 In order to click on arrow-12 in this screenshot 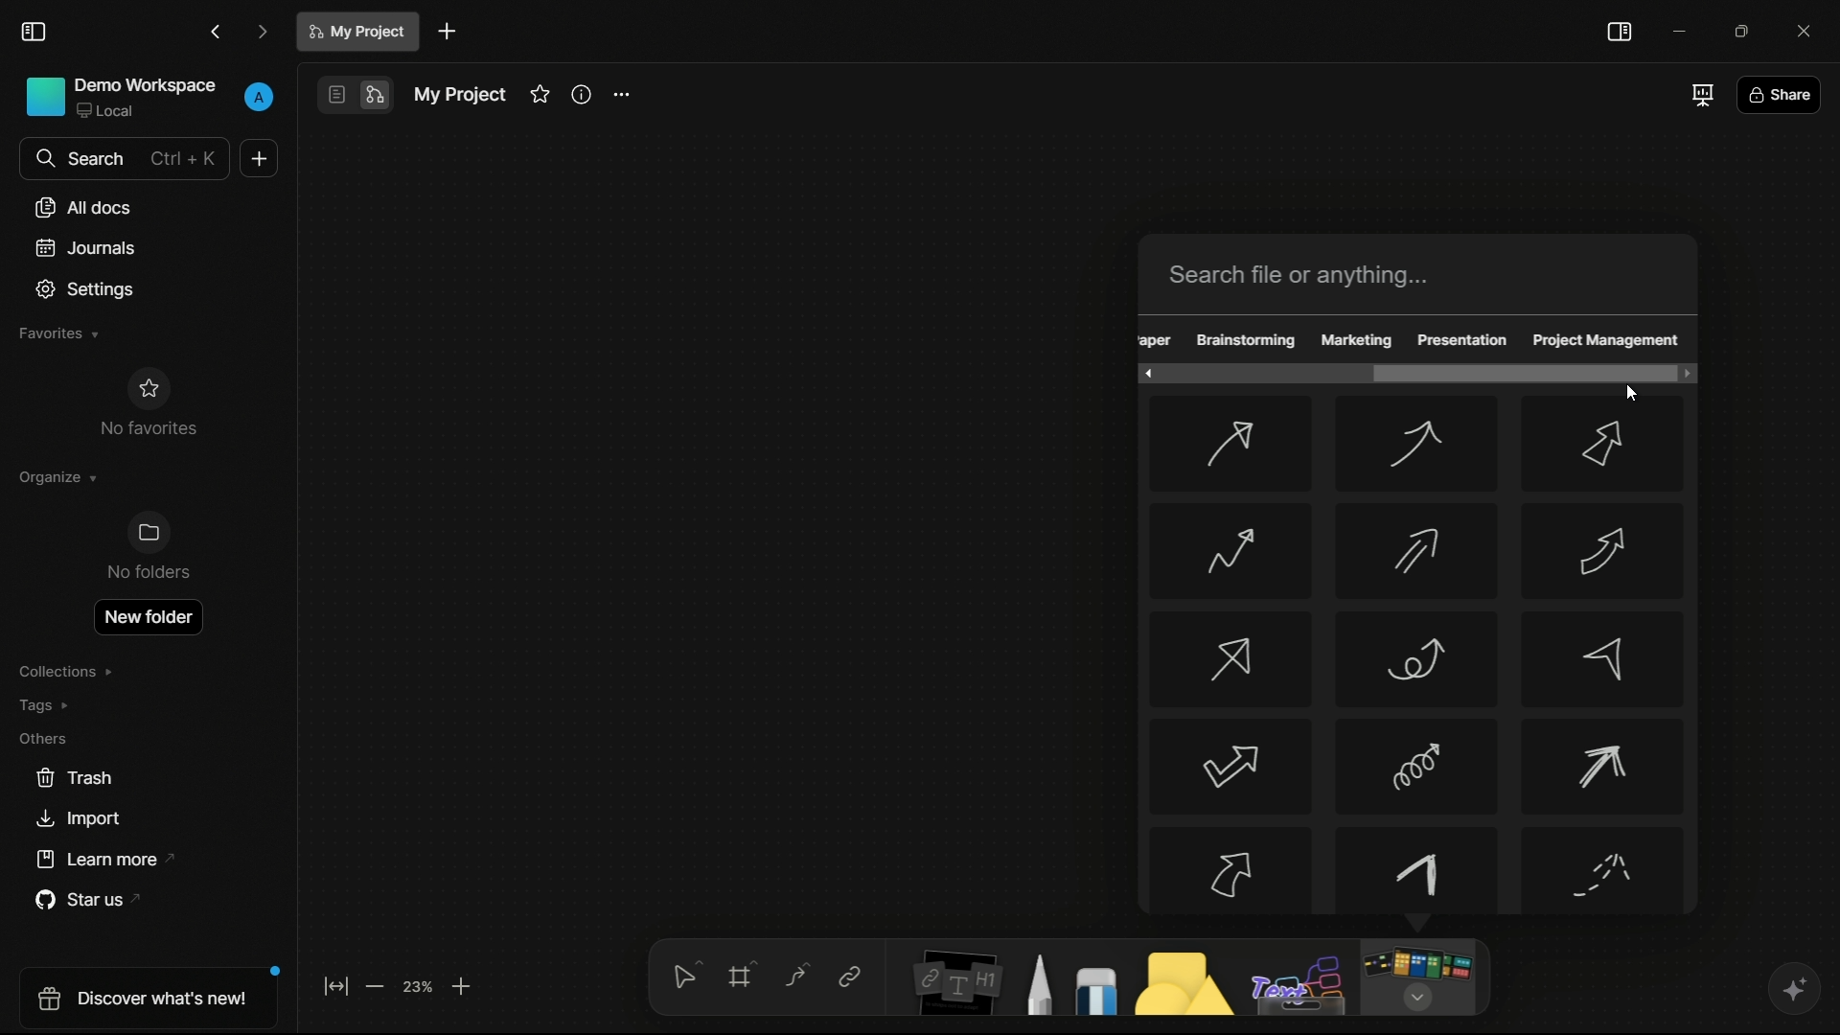, I will do `click(1606, 768)`.